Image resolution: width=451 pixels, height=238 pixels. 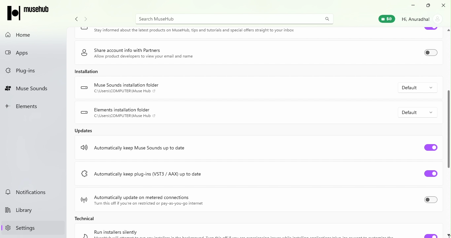 What do you see at coordinates (33, 107) in the screenshot?
I see `Elements` at bounding box center [33, 107].